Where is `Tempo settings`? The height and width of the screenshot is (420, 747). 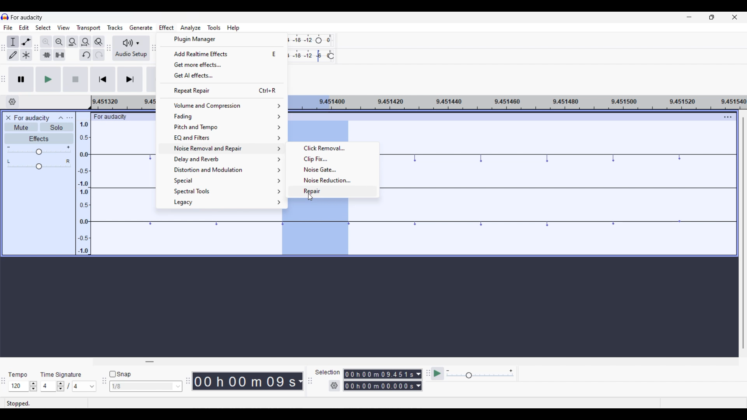
Tempo settings is located at coordinates (23, 386).